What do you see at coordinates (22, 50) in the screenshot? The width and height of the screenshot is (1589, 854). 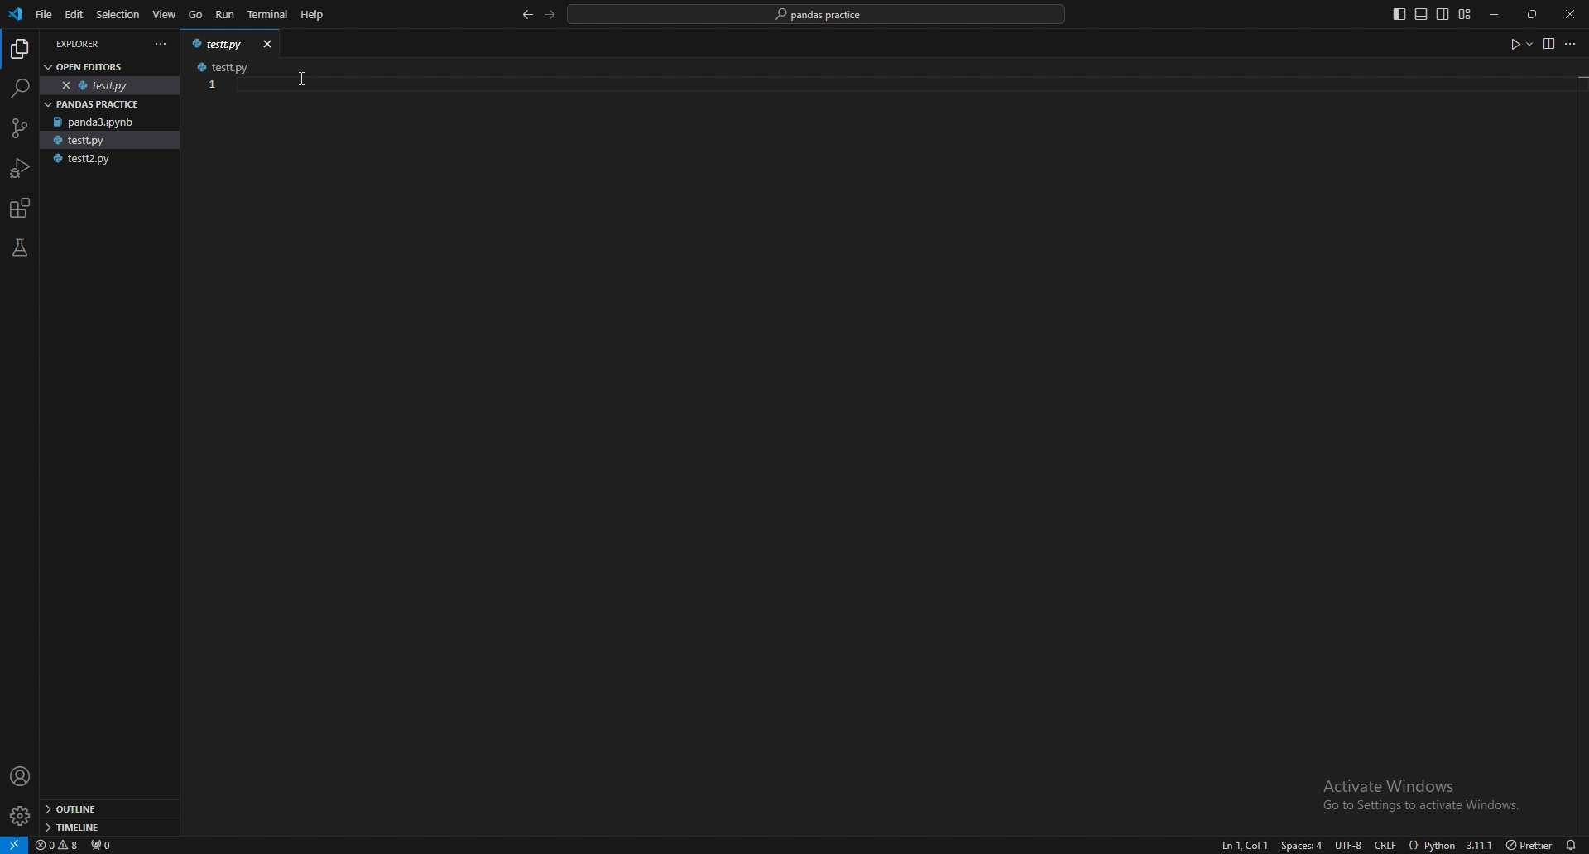 I see `explorer` at bounding box center [22, 50].